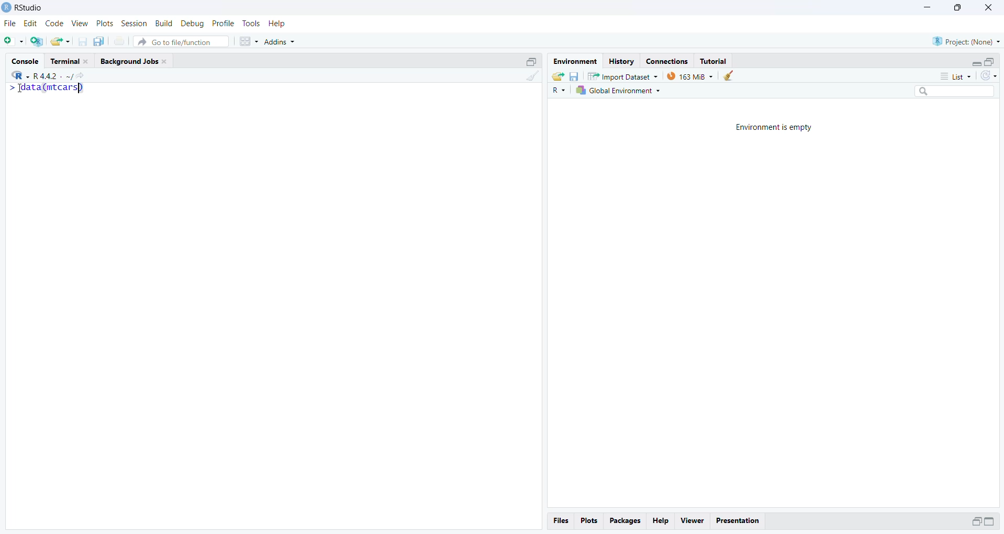 The width and height of the screenshot is (1004, 534). I want to click on sync, so click(989, 75).